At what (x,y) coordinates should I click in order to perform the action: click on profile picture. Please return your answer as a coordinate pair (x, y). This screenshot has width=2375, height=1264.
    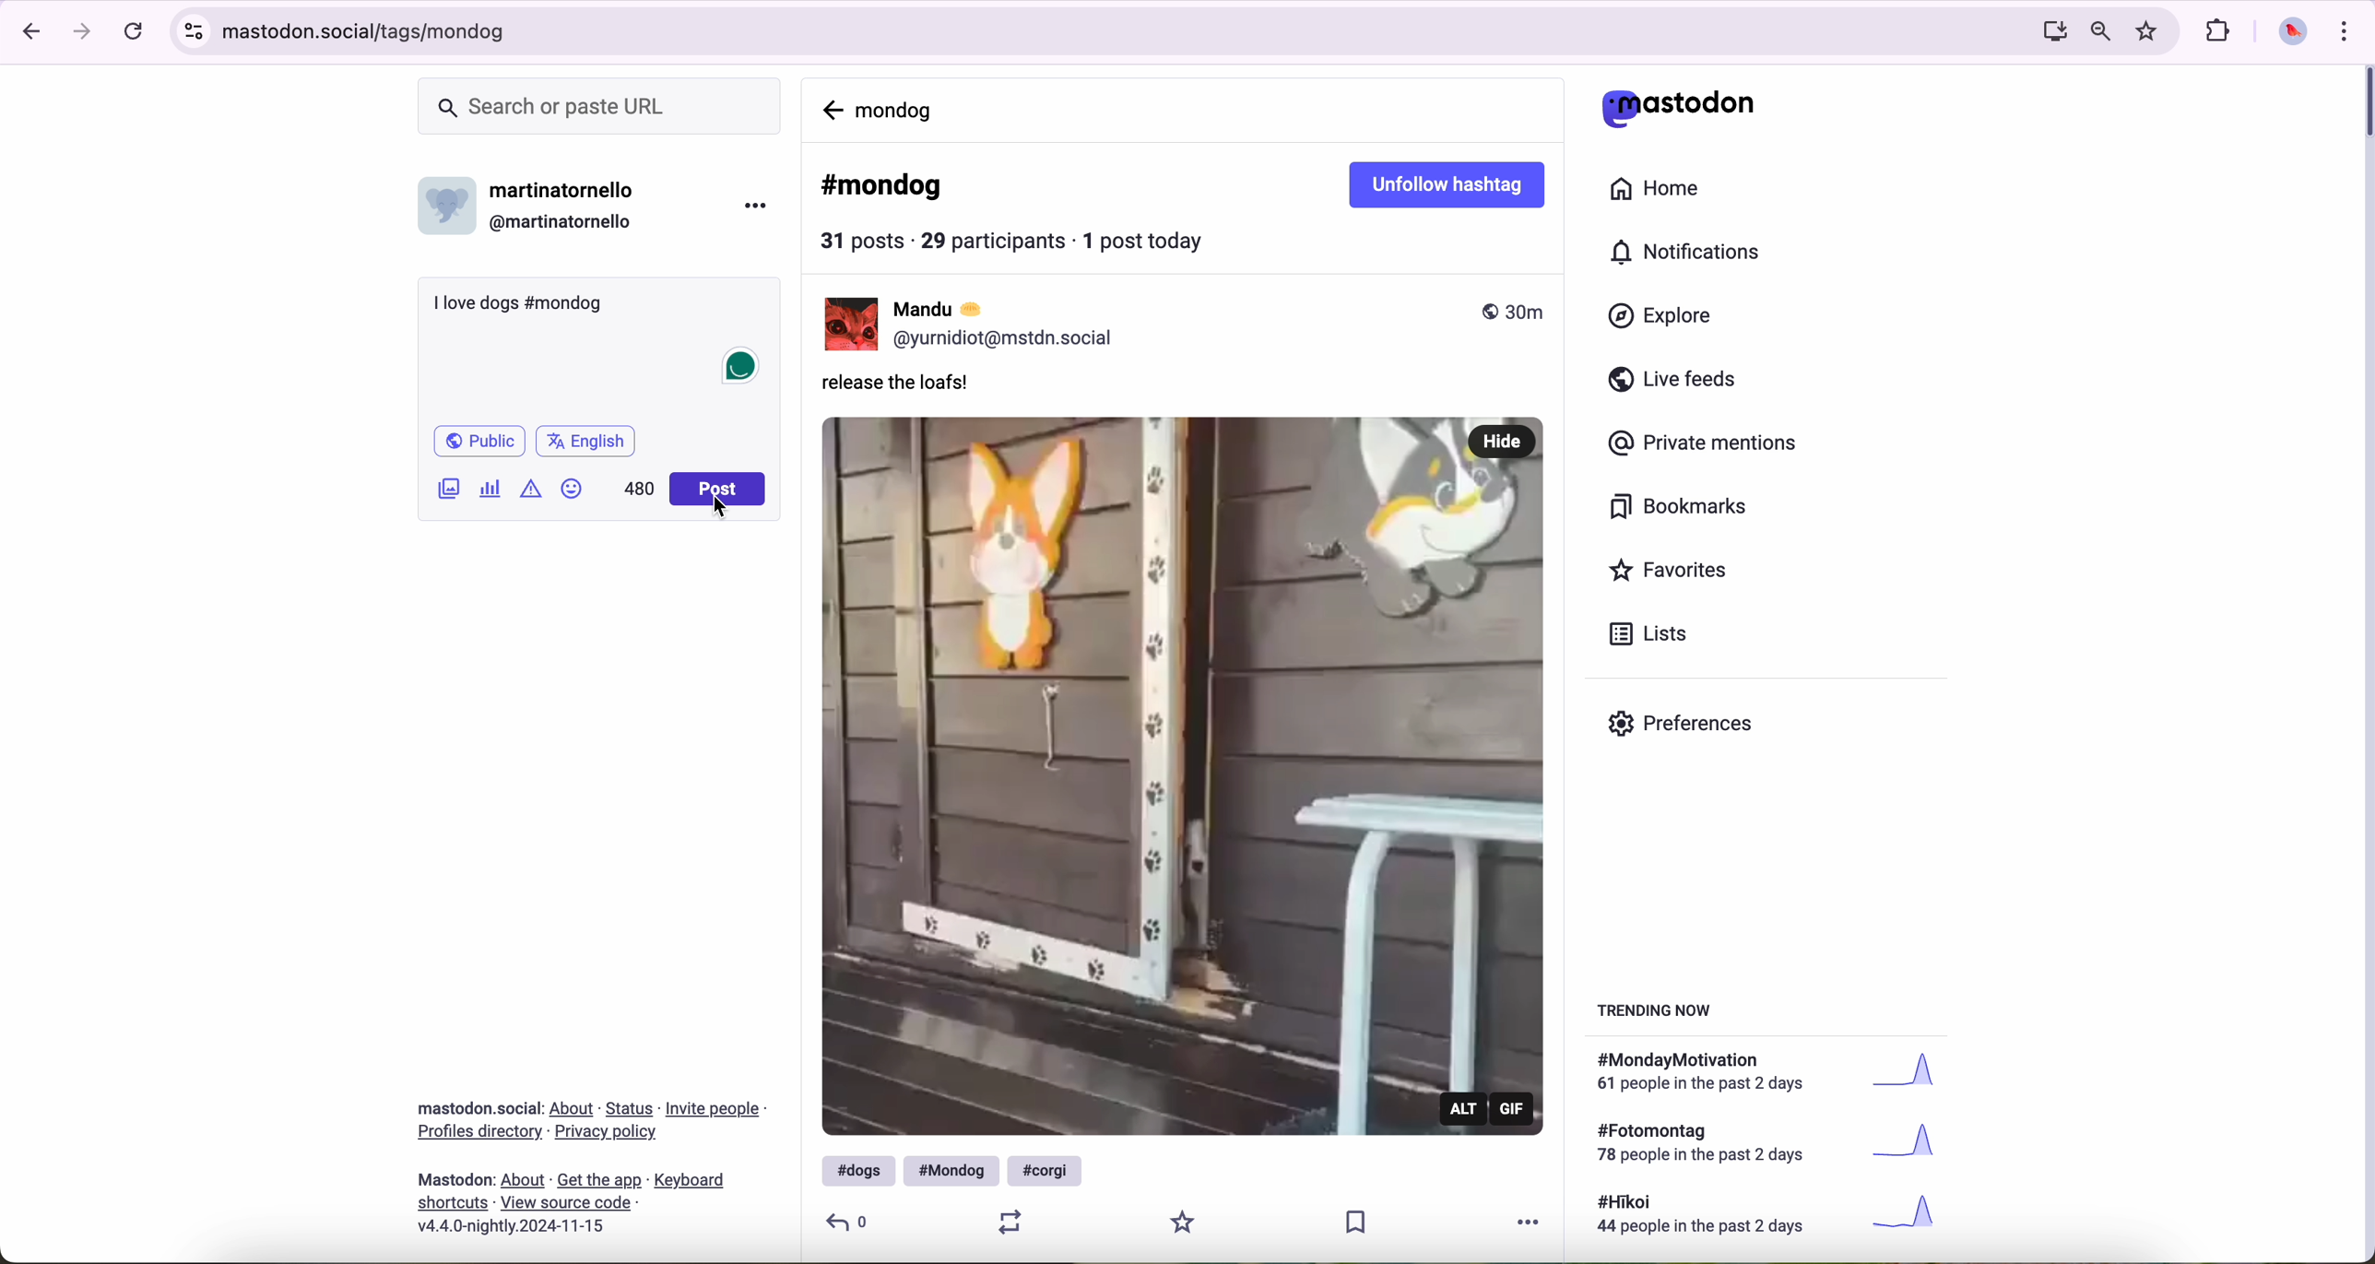
    Looking at the image, I should click on (2293, 34).